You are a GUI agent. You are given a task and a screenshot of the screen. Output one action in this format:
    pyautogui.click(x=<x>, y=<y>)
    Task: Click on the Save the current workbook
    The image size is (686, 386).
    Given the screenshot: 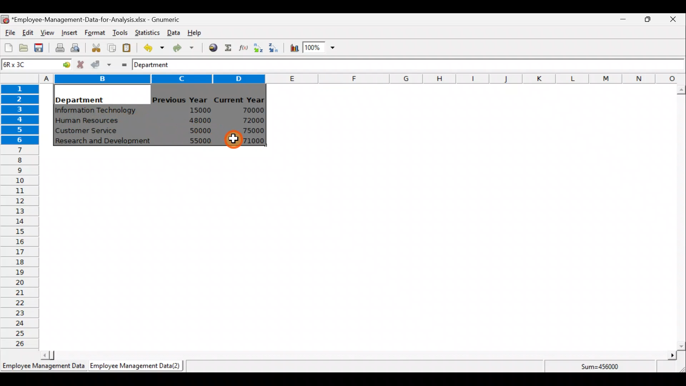 What is the action you would take?
    pyautogui.click(x=41, y=49)
    